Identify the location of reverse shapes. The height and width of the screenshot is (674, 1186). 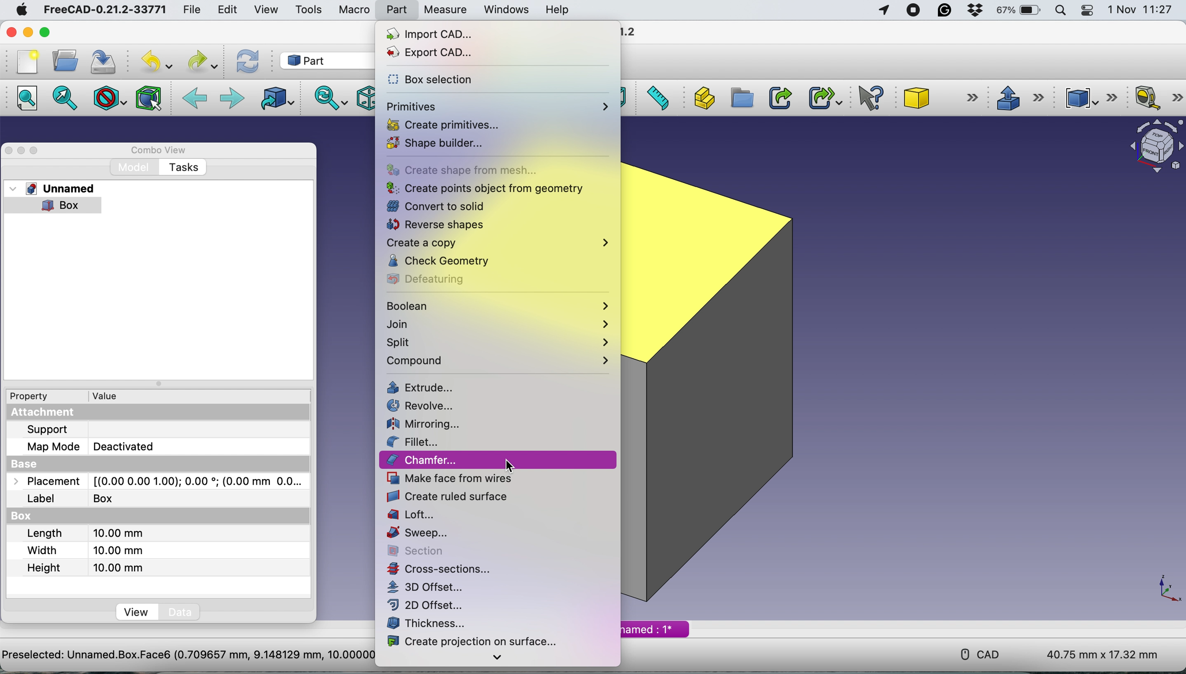
(449, 226).